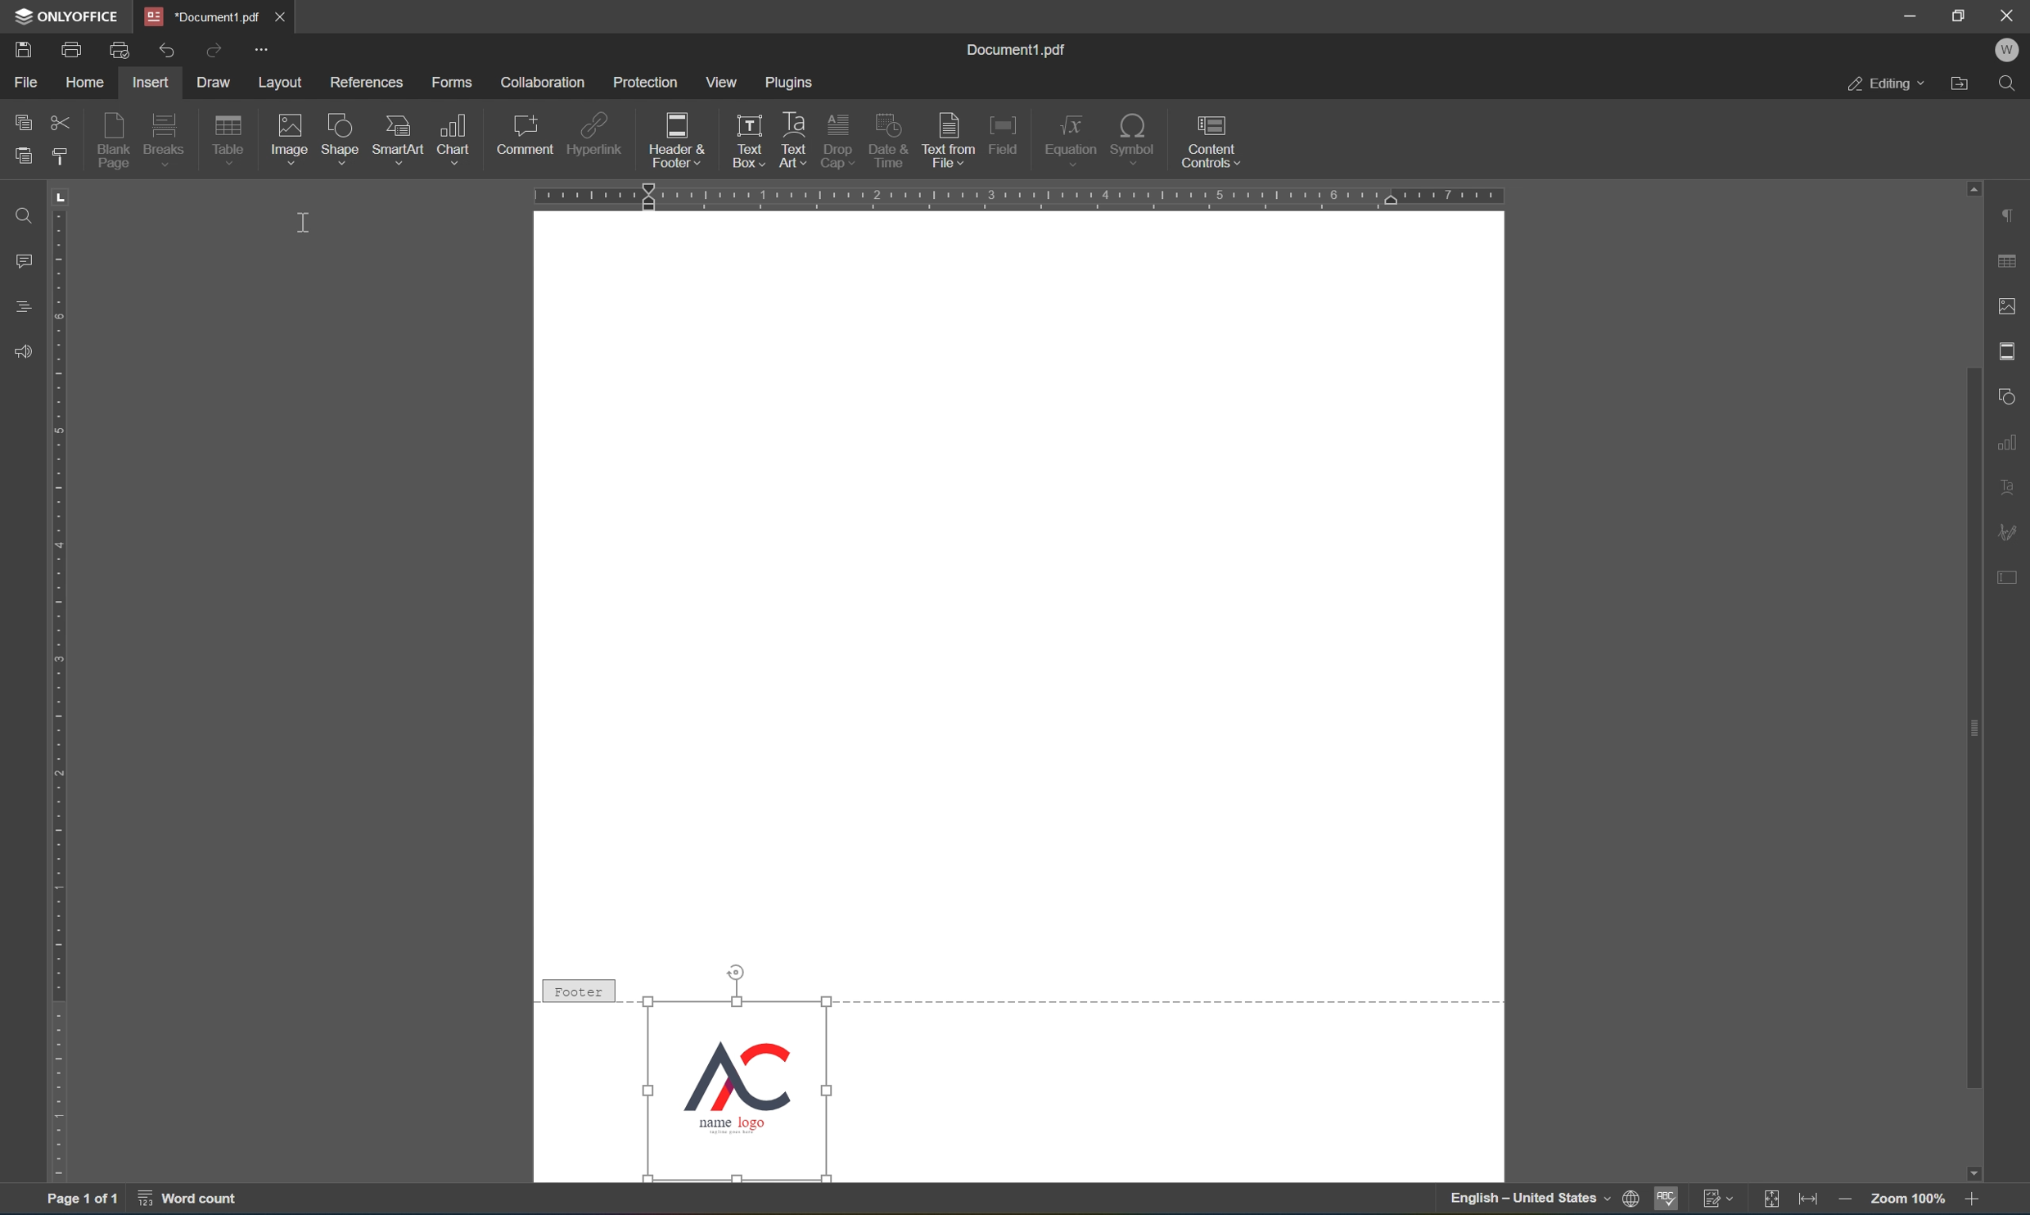 This screenshot has width=2030, height=1215. Describe the element at coordinates (25, 214) in the screenshot. I see `find` at that location.